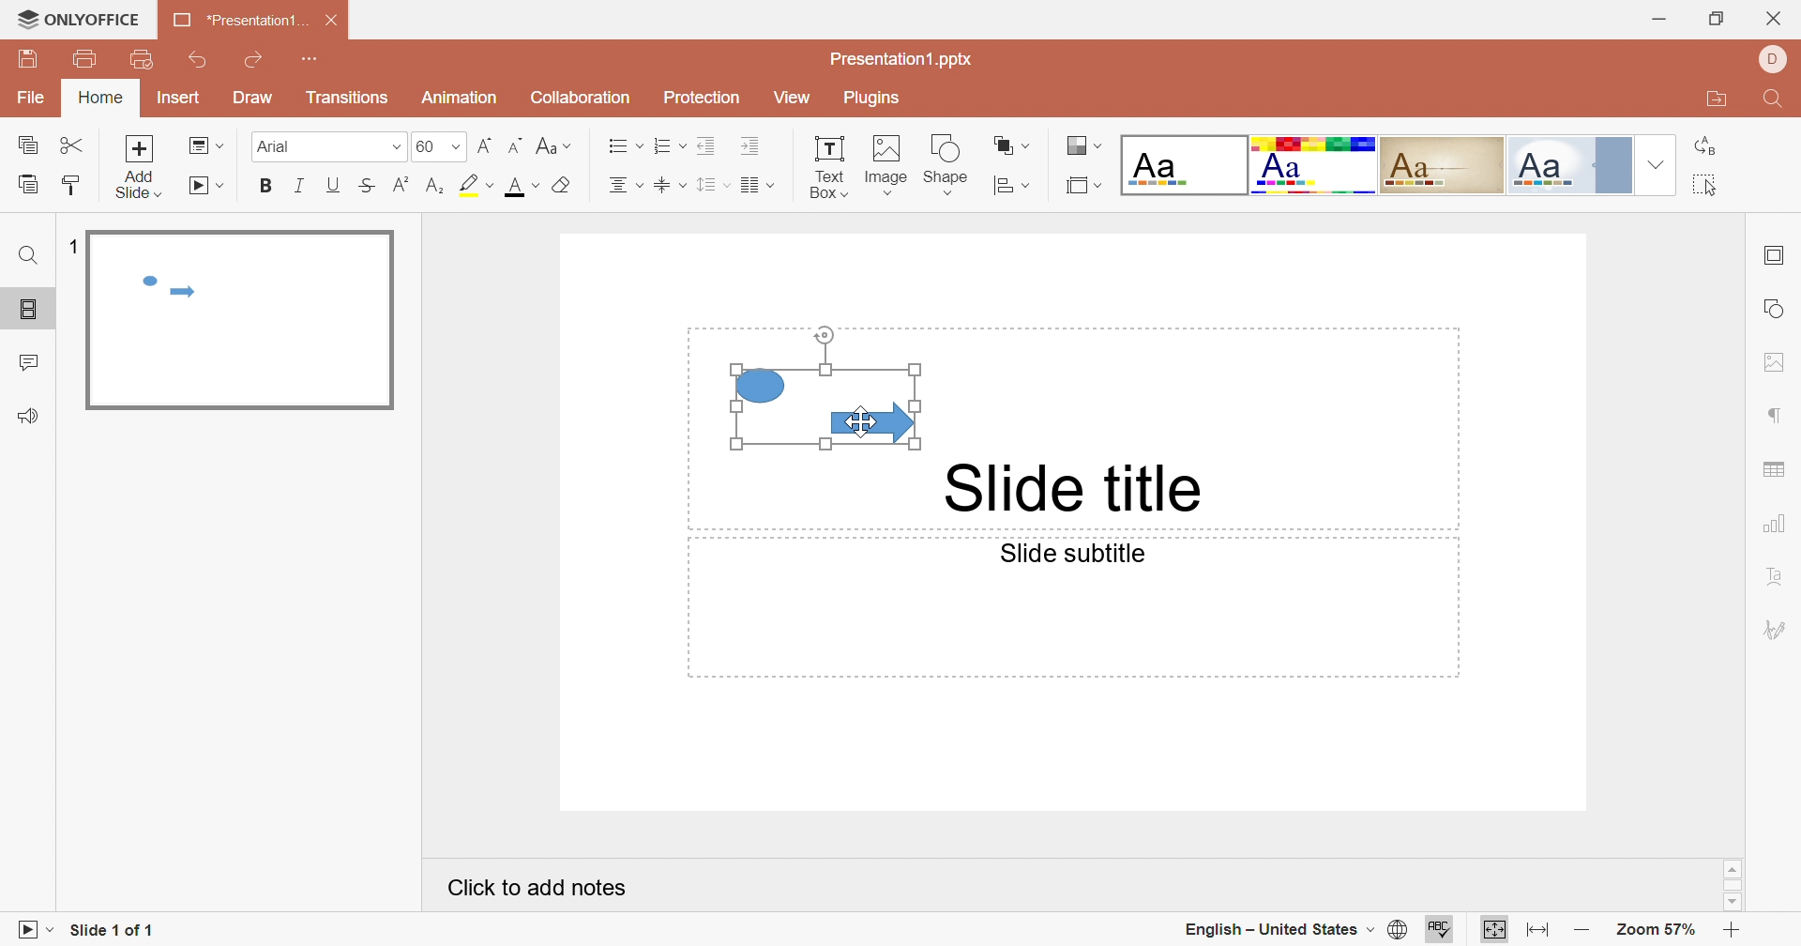 This screenshot has width=1801, height=946. Describe the element at coordinates (199, 63) in the screenshot. I see `Undo` at that location.